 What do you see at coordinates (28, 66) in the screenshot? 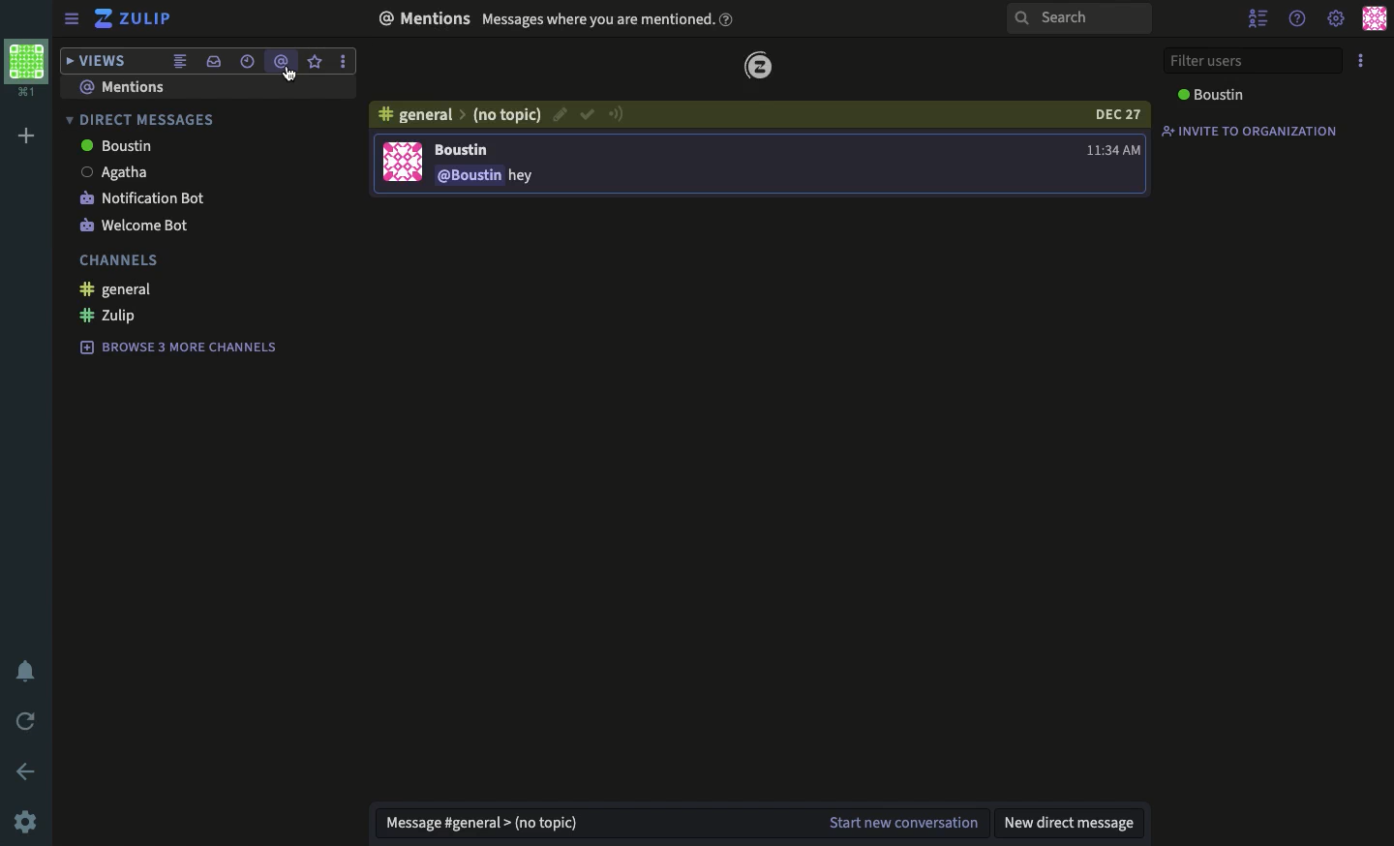
I see `workspace` at bounding box center [28, 66].